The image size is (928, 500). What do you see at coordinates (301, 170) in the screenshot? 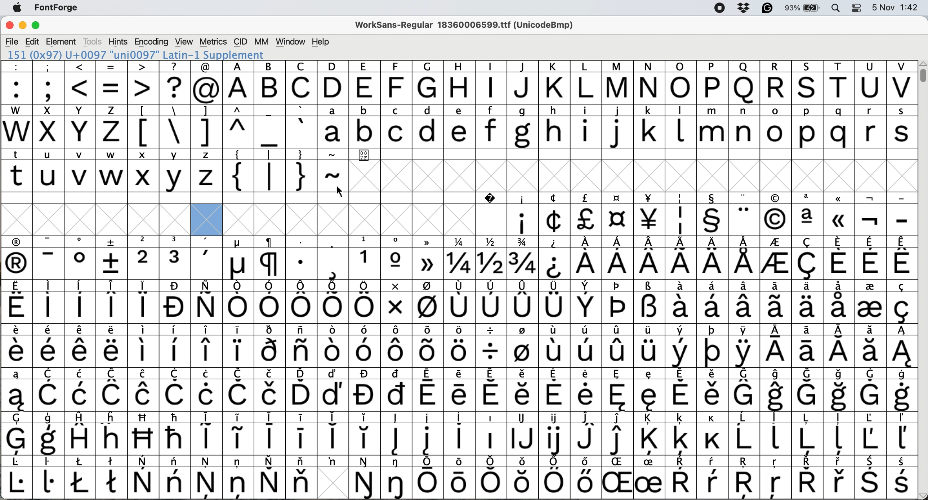
I see `}` at bounding box center [301, 170].